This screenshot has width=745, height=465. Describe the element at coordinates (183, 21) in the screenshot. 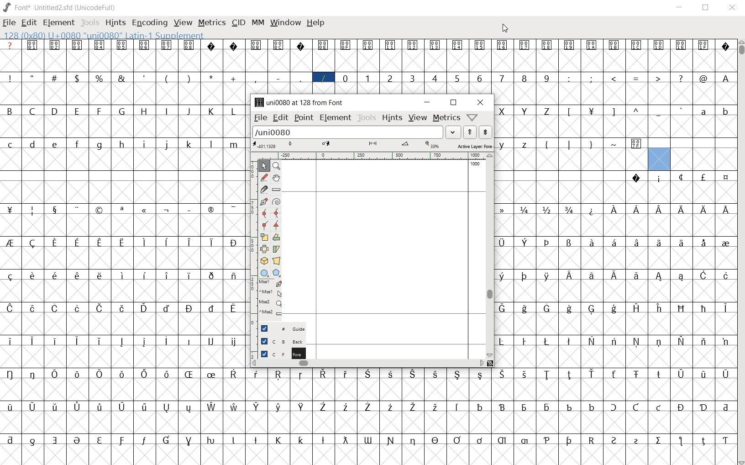

I see `VIEW` at that location.